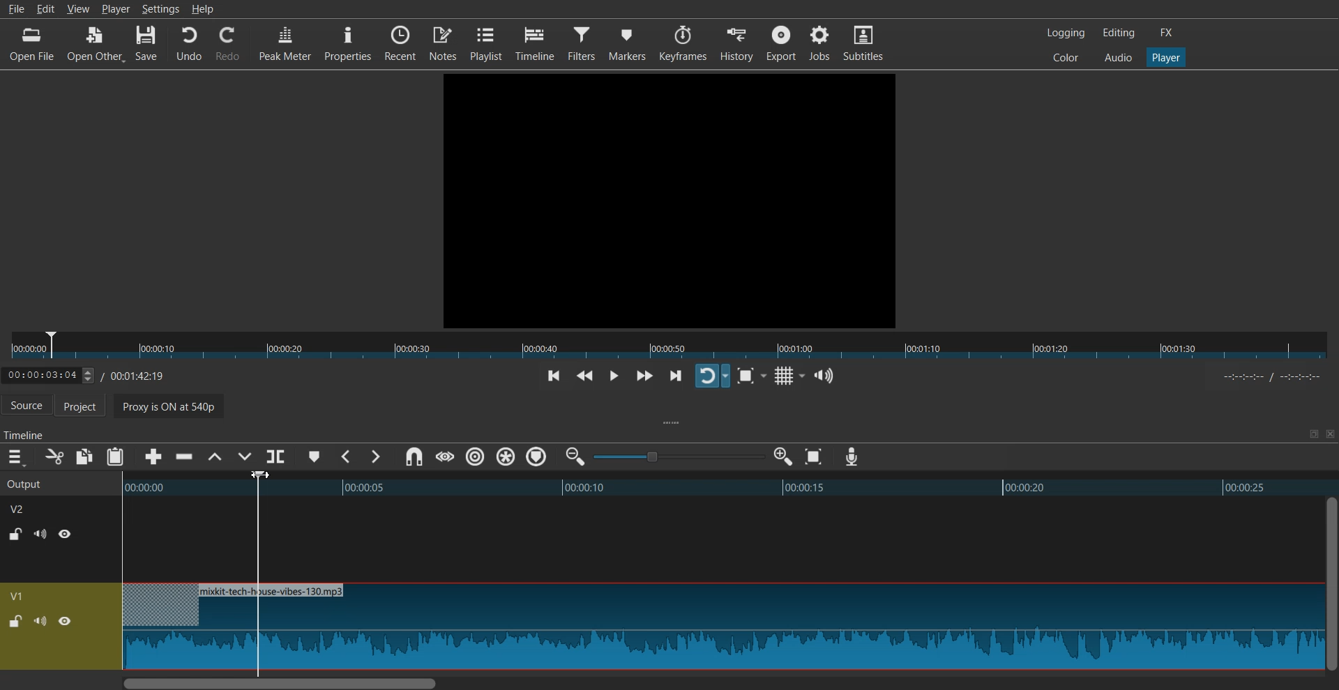  What do you see at coordinates (95, 373) in the screenshot?
I see `Timeline` at bounding box center [95, 373].